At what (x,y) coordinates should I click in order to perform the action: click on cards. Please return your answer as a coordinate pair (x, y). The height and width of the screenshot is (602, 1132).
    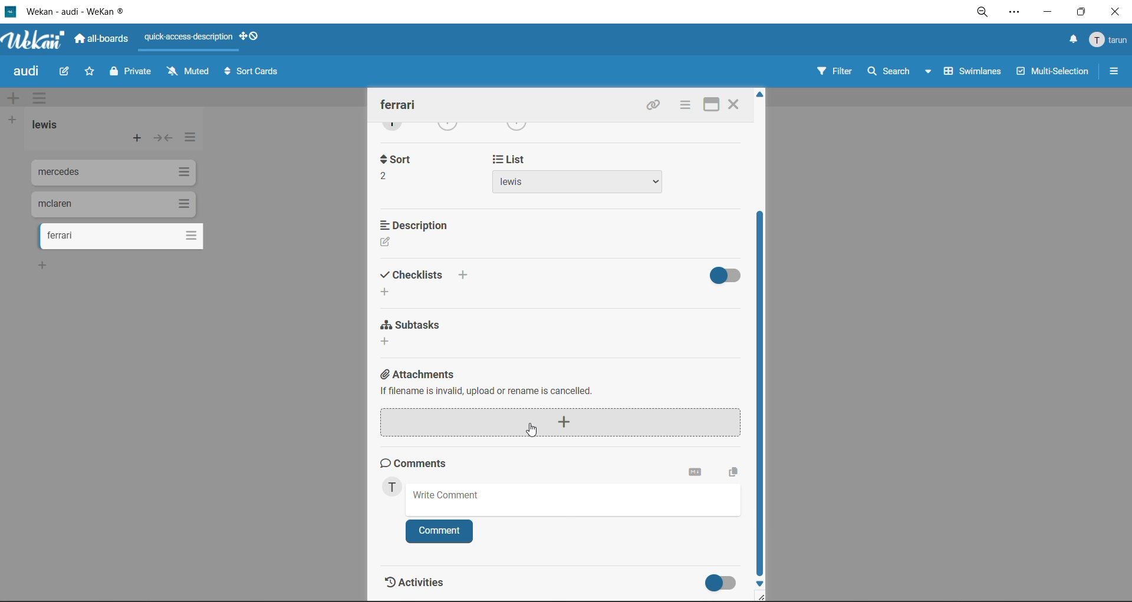
    Looking at the image, I should click on (126, 237).